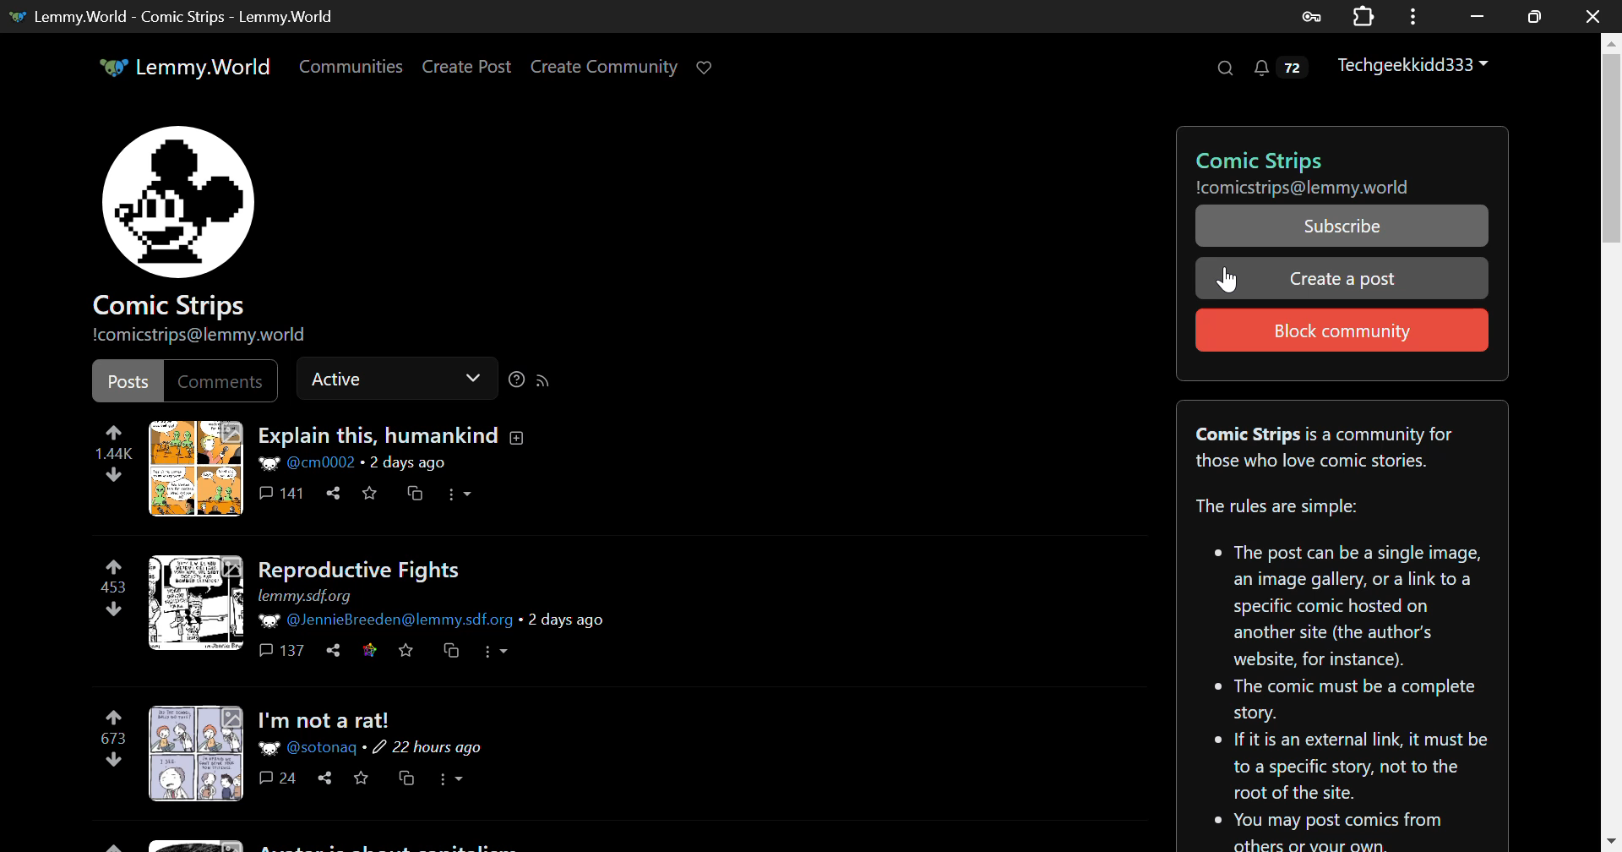 This screenshot has height=852, width=1622. What do you see at coordinates (115, 451) in the screenshot?
I see `Post Vote Counter` at bounding box center [115, 451].